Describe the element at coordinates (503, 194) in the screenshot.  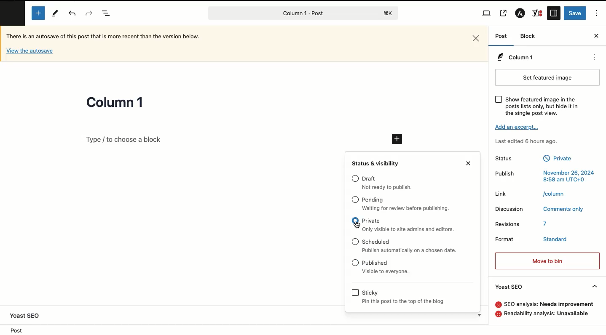
I see `Link` at that location.